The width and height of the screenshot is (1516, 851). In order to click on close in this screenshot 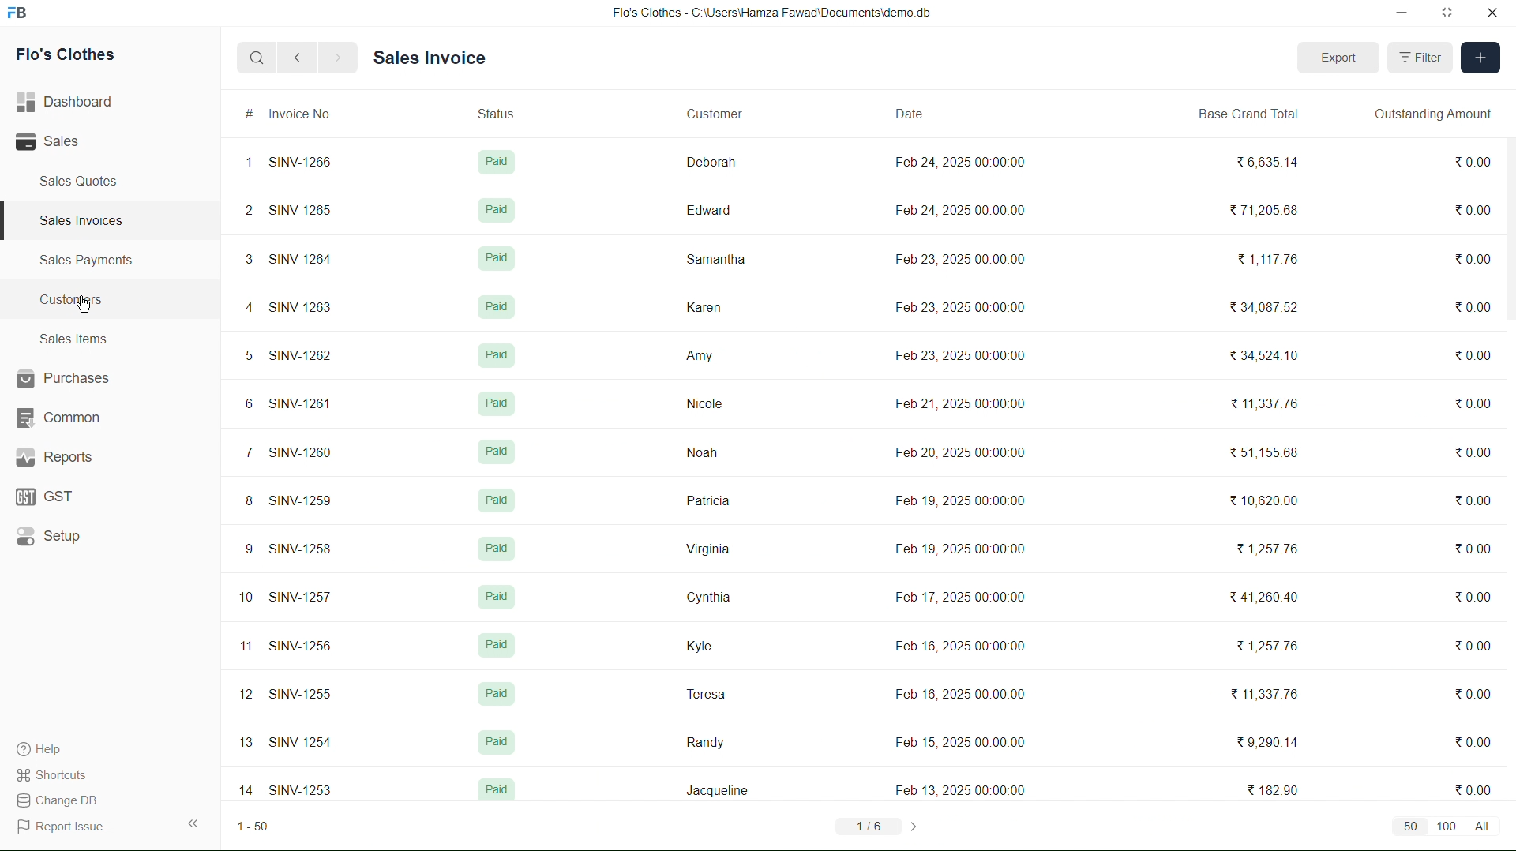, I will do `click(1488, 13)`.